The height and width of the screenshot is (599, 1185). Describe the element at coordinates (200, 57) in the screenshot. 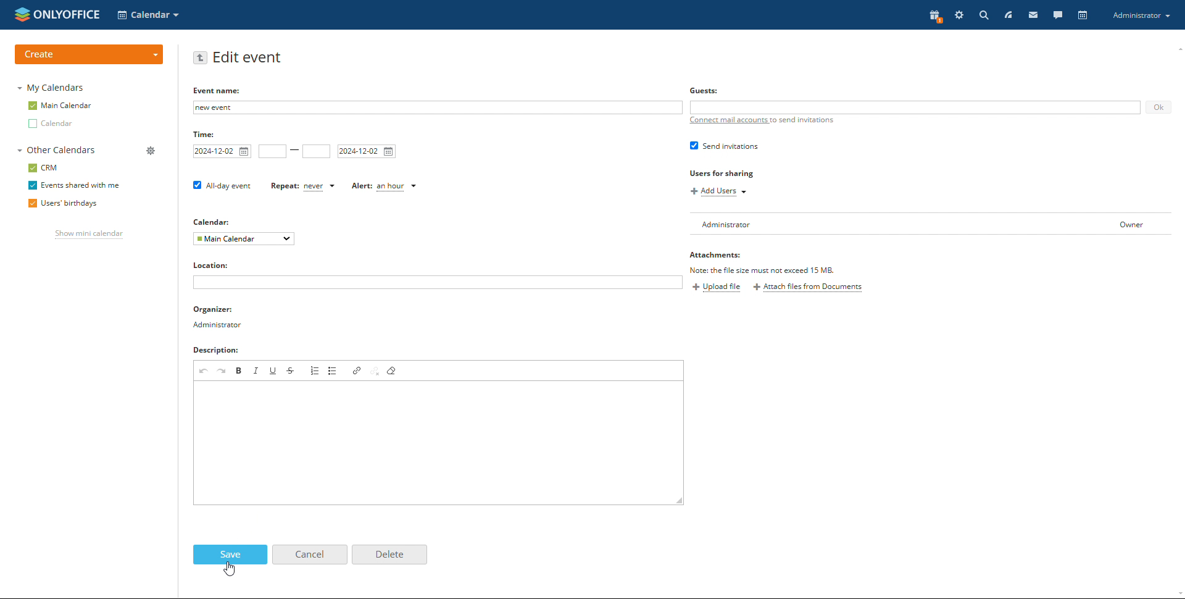

I see `go back` at that location.